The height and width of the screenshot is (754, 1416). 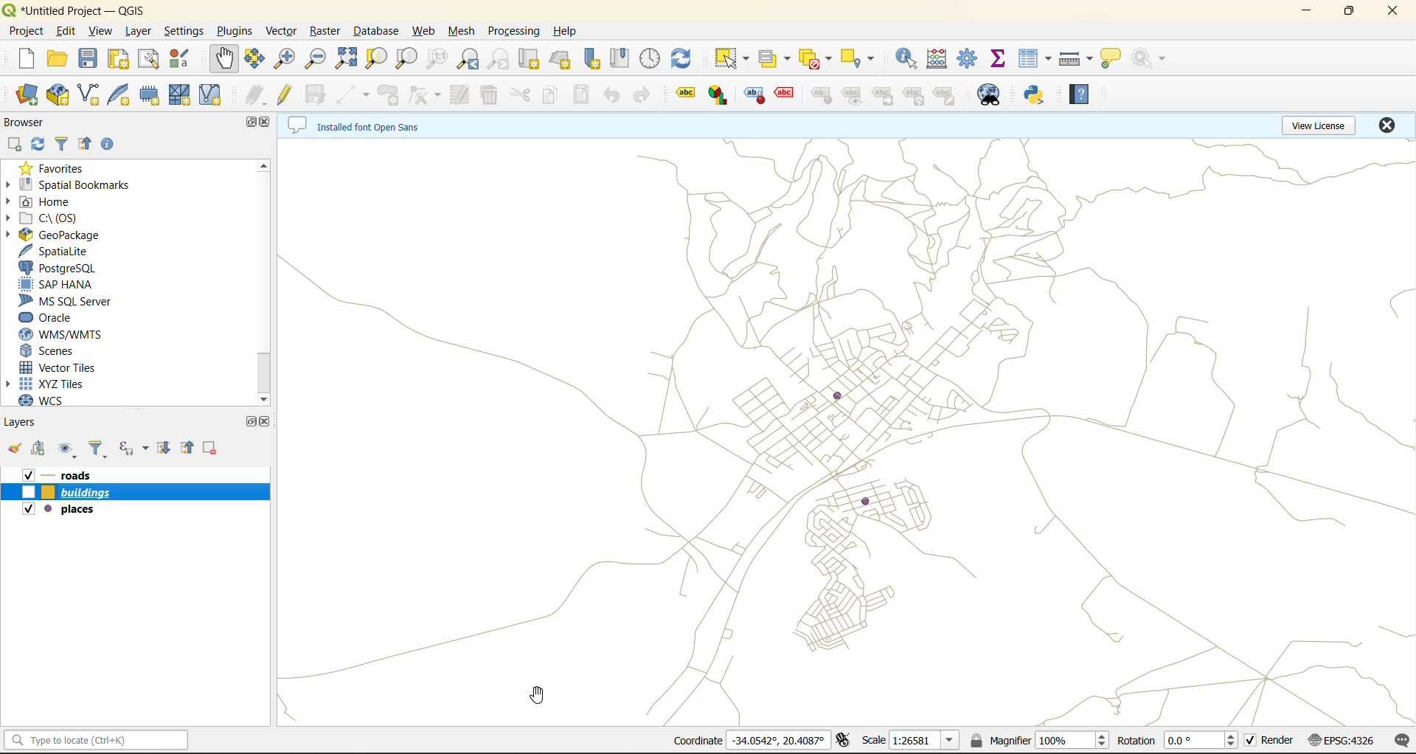 I want to click on wns, so click(x=61, y=332).